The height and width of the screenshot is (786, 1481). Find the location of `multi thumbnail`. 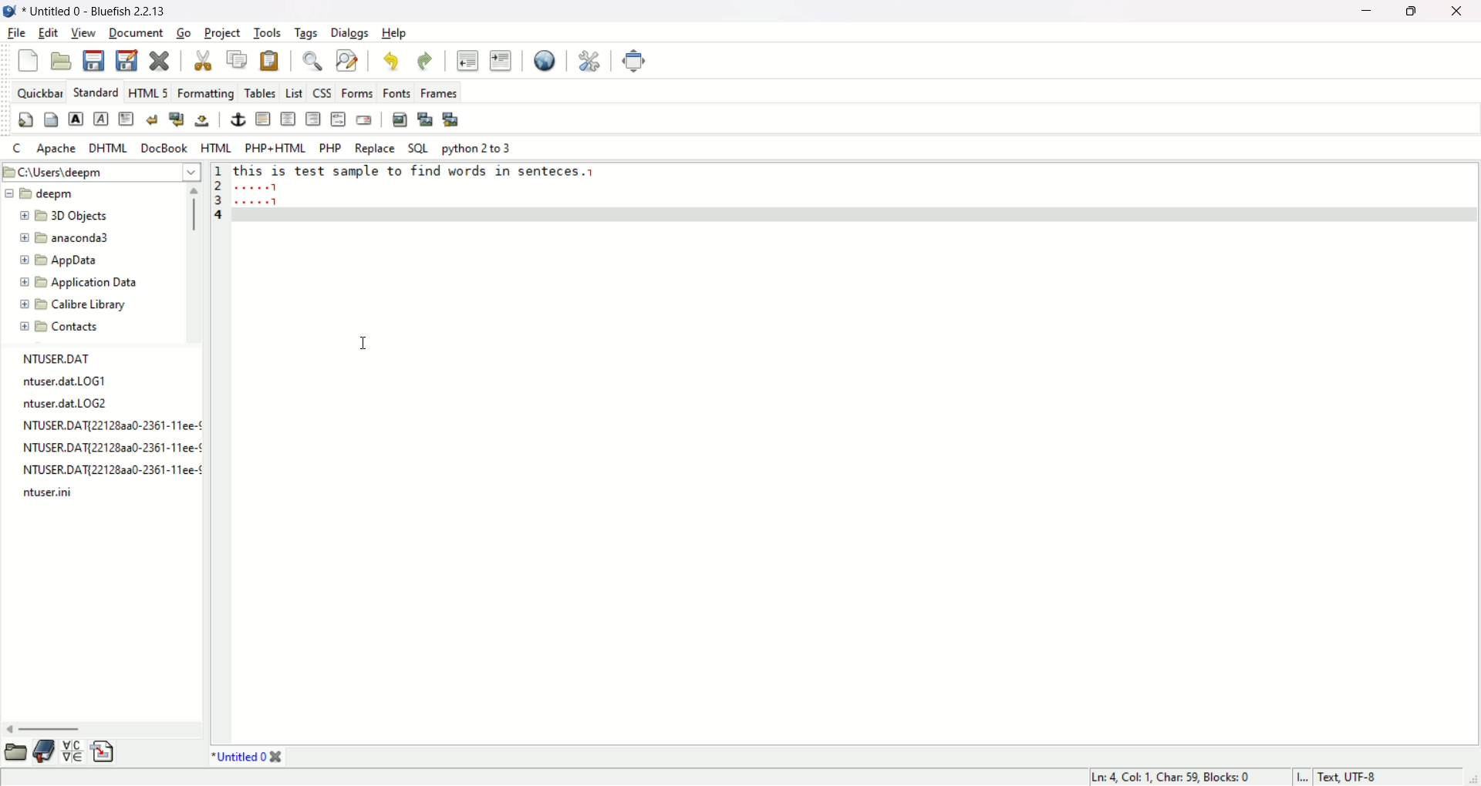

multi thumbnail is located at coordinates (453, 119).